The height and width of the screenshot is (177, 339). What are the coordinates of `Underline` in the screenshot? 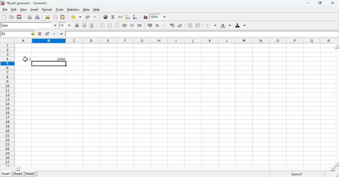 It's located at (93, 26).